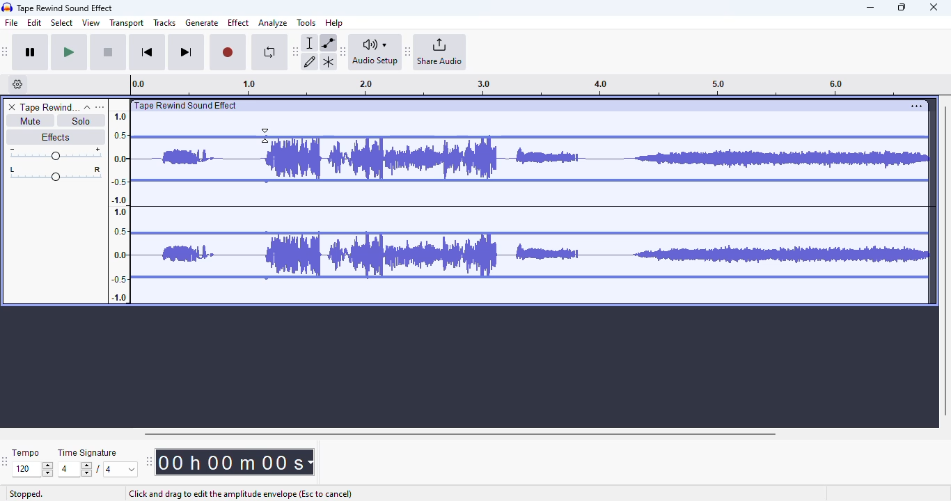 This screenshot has width=951, height=501. Describe the element at coordinates (269, 52) in the screenshot. I see `enable looping` at that location.